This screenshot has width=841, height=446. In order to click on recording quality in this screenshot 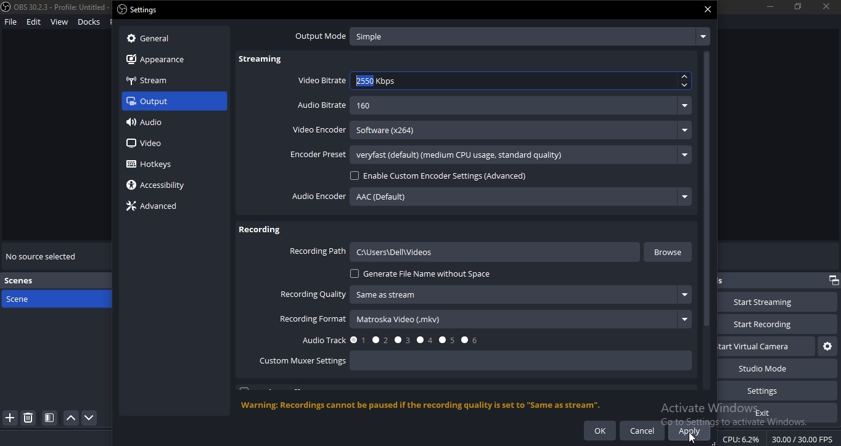, I will do `click(313, 294)`.